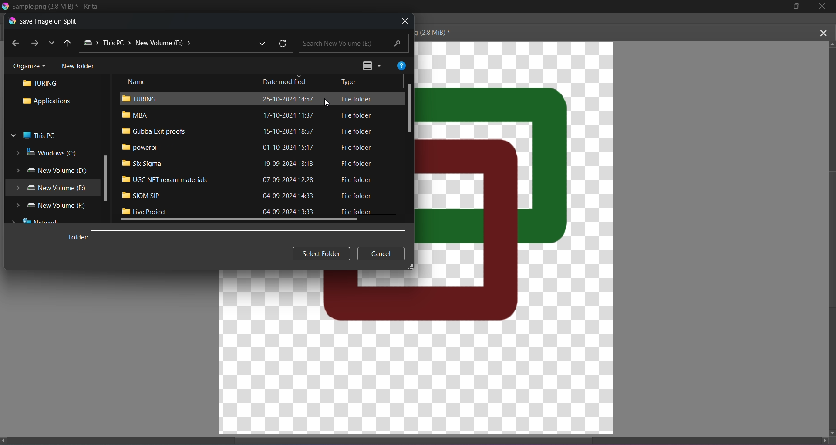 The height and width of the screenshot is (445, 836). What do you see at coordinates (421, 438) in the screenshot?
I see `Horizontal scroll bar` at bounding box center [421, 438].